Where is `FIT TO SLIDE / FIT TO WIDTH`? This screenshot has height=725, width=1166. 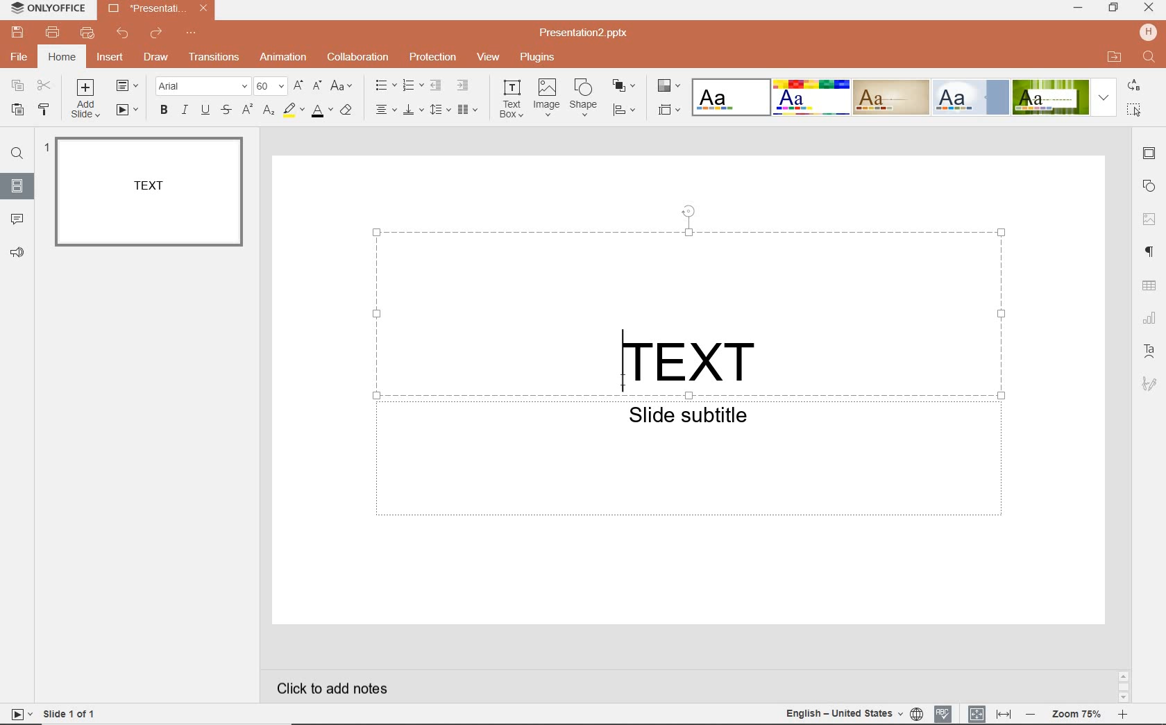 FIT TO SLIDE / FIT TO WIDTH is located at coordinates (990, 712).